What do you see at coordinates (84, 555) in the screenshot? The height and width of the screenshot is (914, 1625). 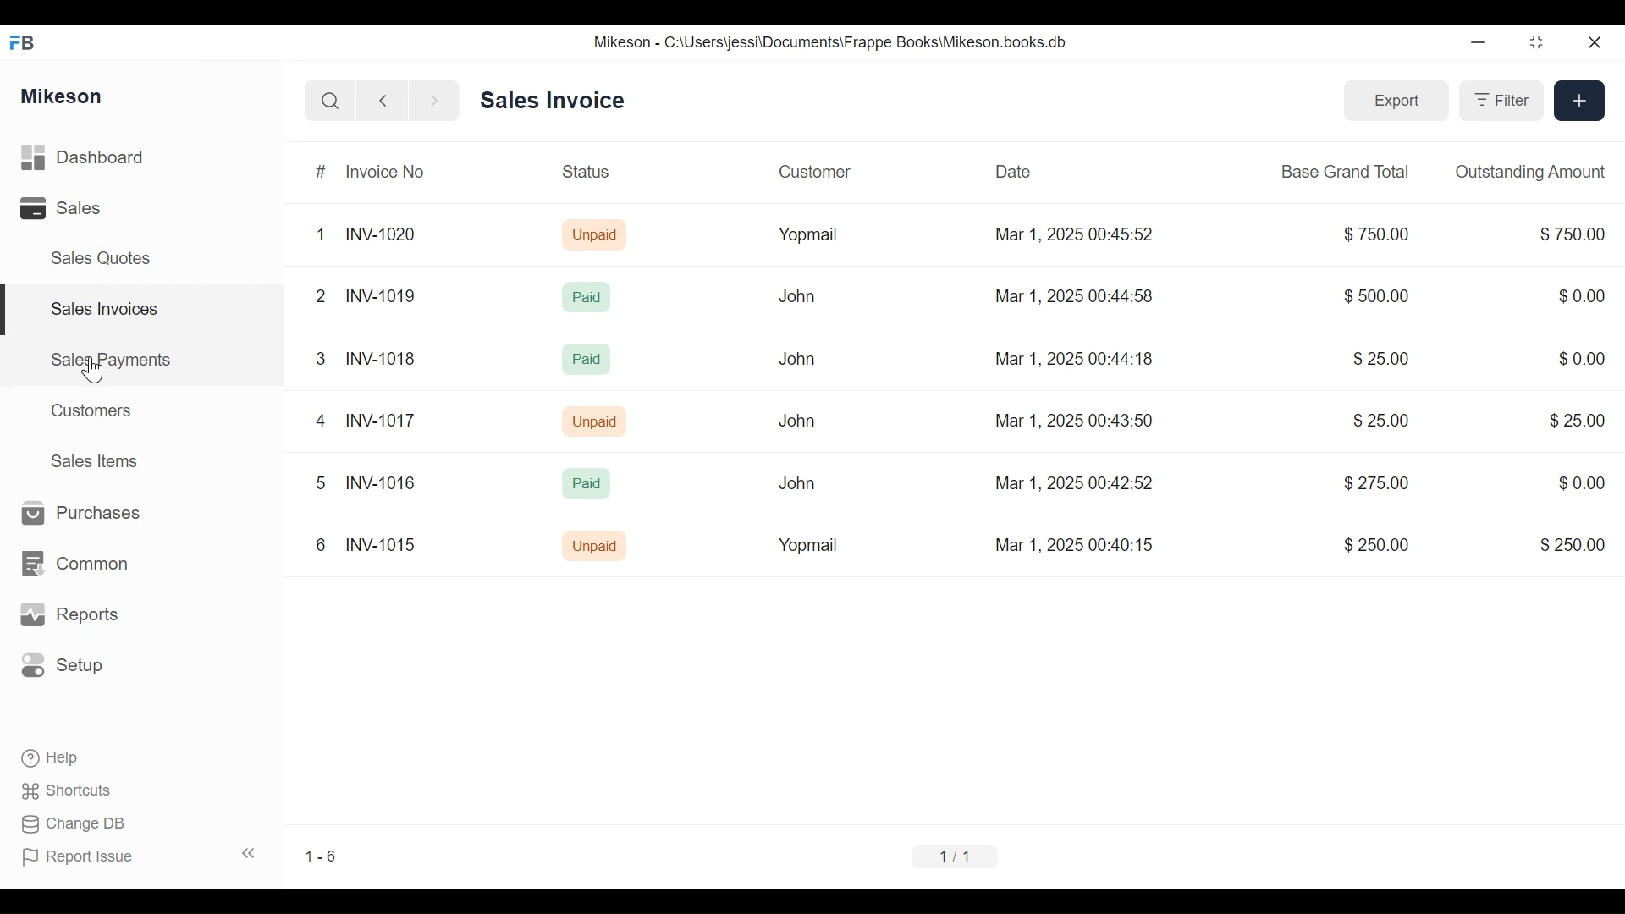 I see `Common` at bounding box center [84, 555].